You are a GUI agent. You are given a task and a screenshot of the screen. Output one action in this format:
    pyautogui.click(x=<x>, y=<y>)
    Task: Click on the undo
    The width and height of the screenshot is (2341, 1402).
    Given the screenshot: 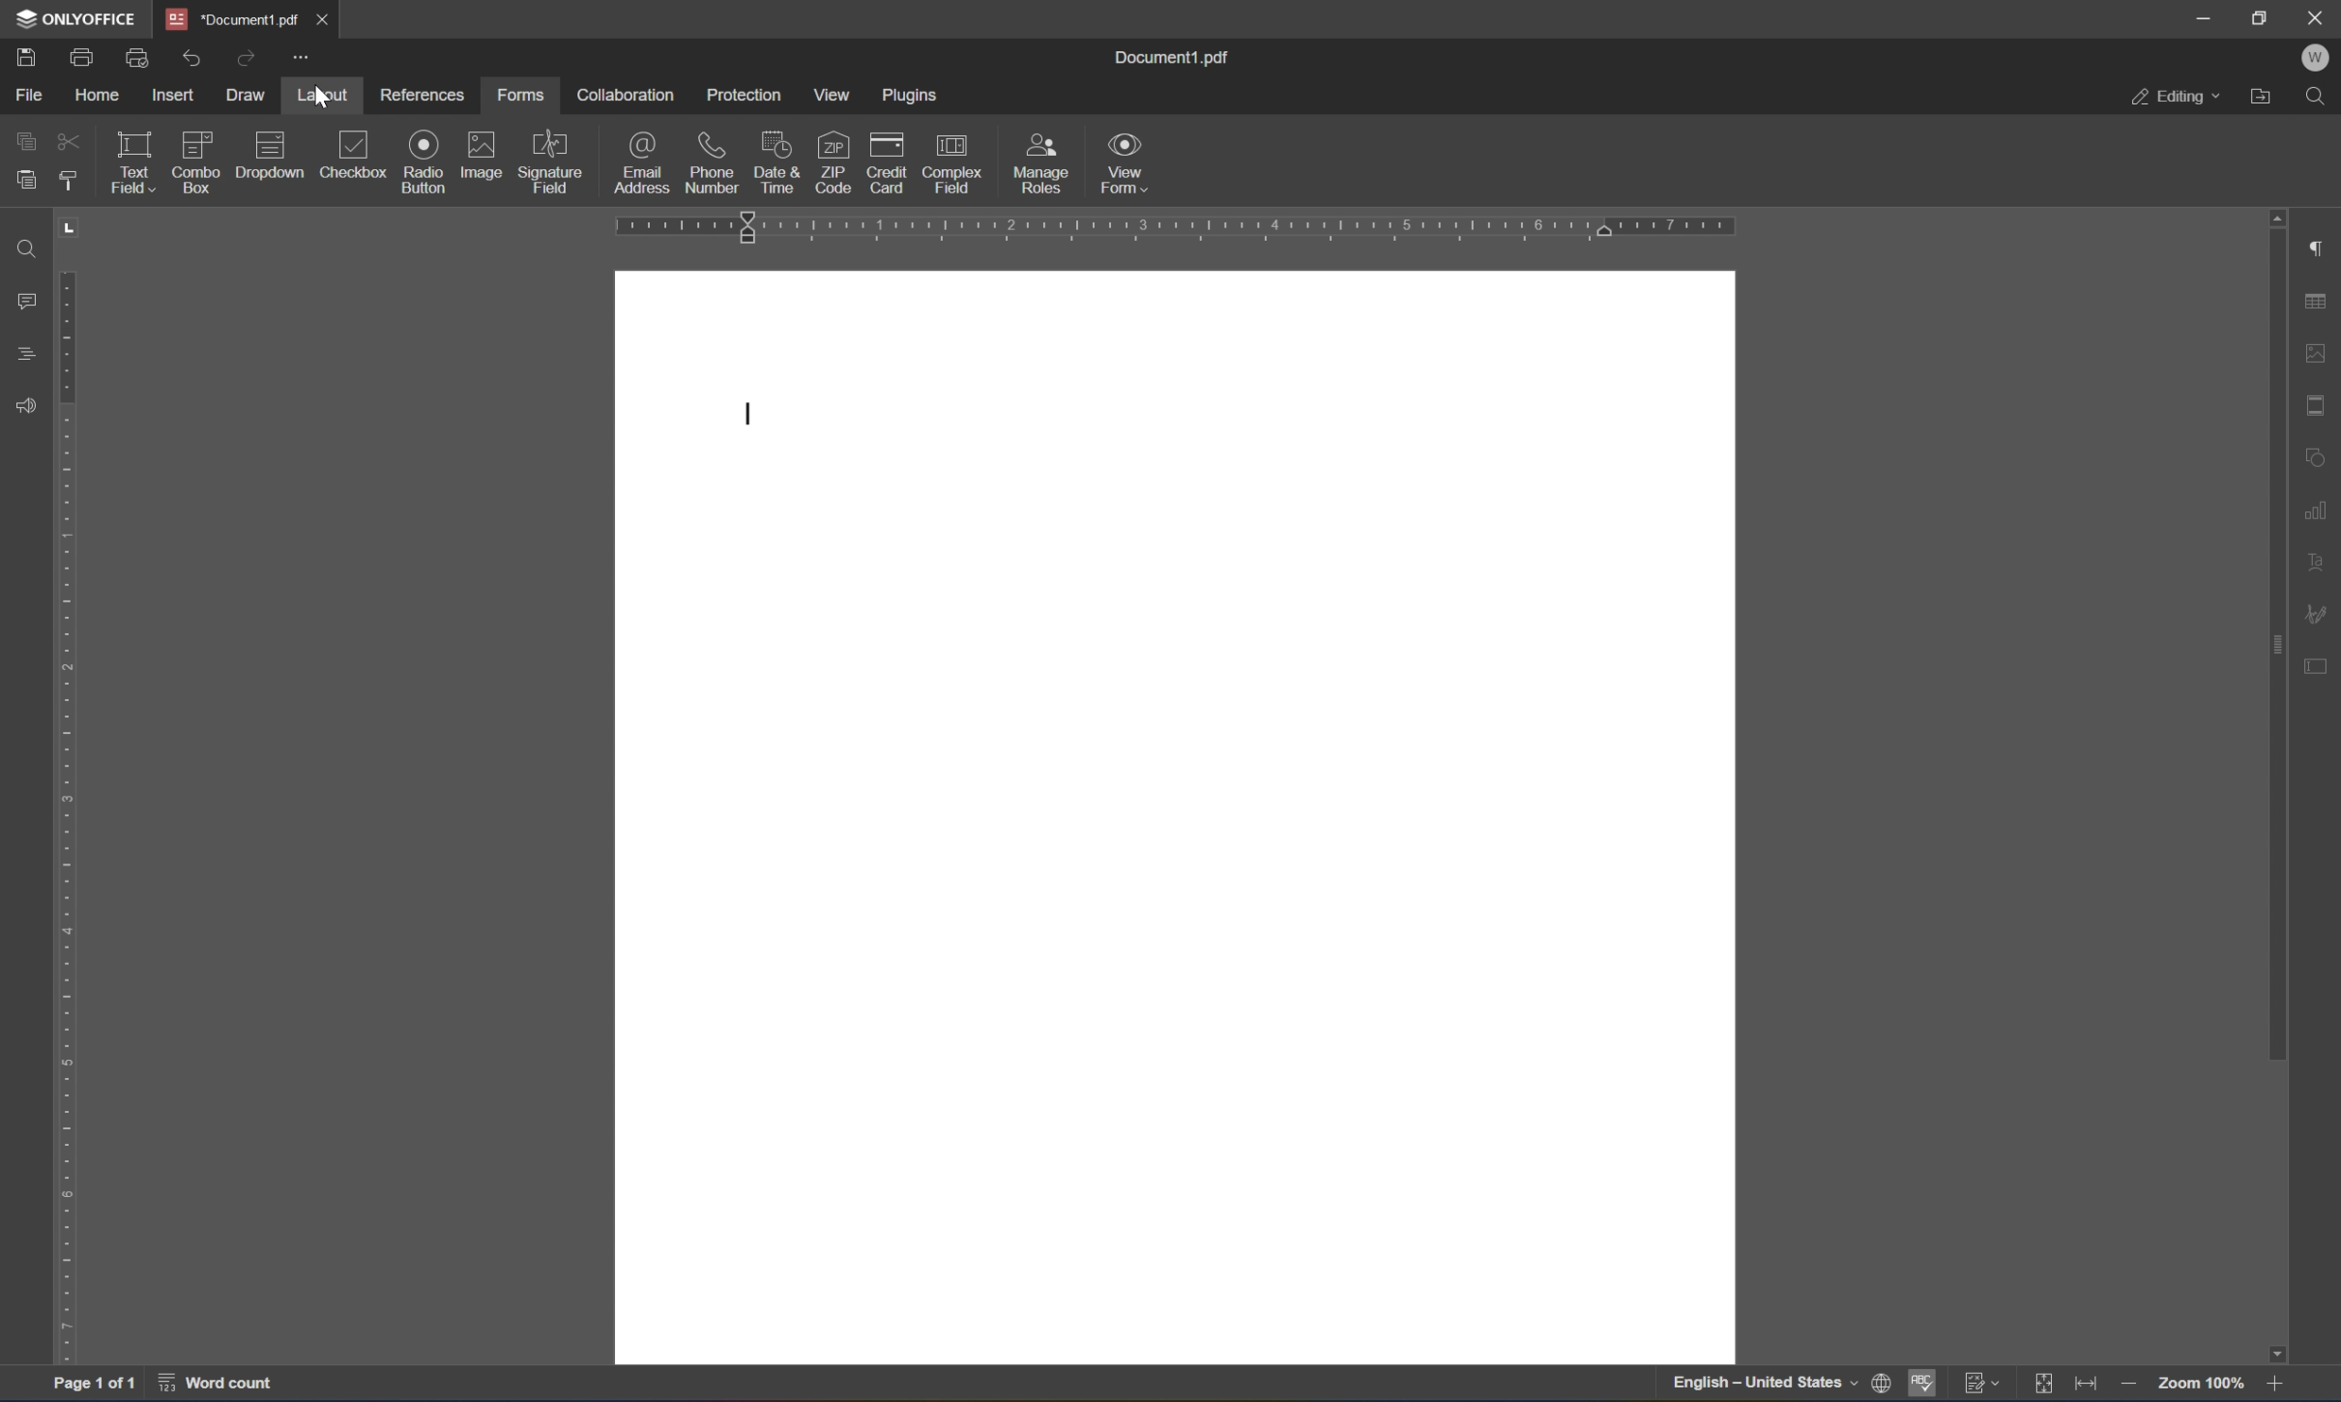 What is the action you would take?
    pyautogui.click(x=197, y=54)
    